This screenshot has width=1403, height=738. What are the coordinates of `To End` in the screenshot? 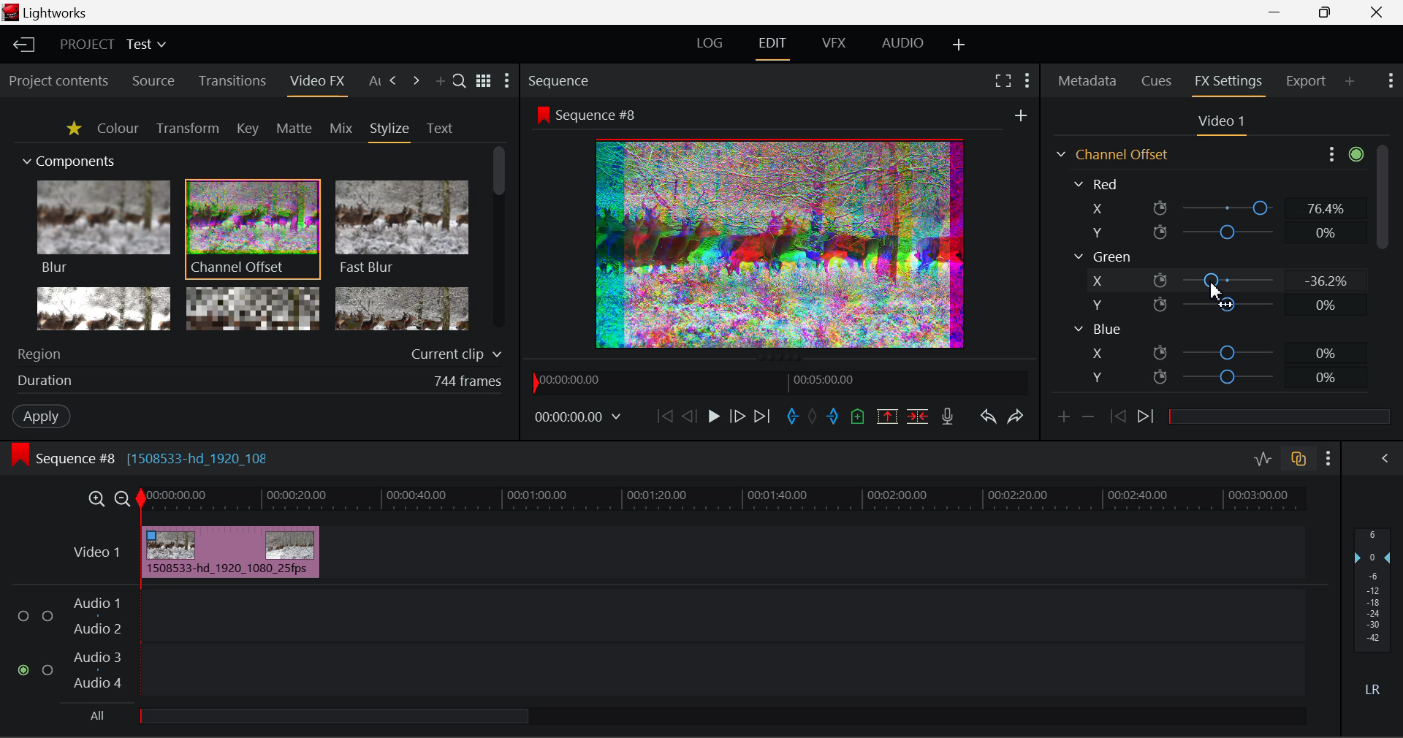 It's located at (766, 417).